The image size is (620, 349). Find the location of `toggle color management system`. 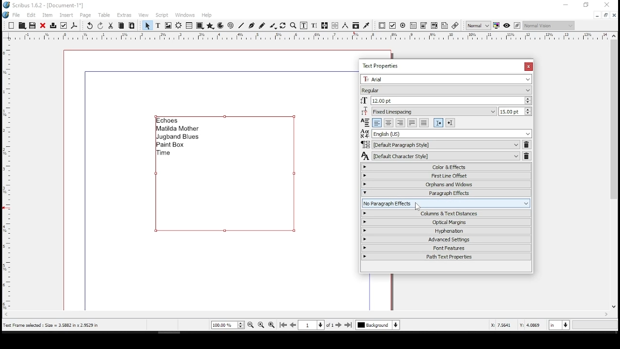

toggle color management system is located at coordinates (496, 26).